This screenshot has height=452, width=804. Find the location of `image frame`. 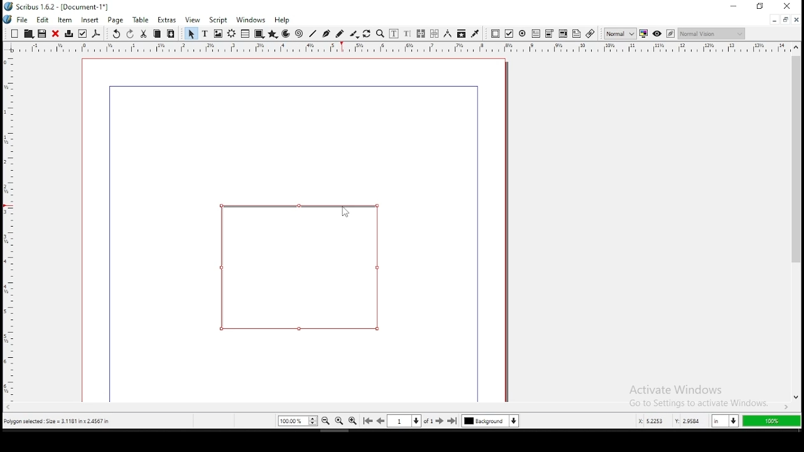

image frame is located at coordinates (218, 33).